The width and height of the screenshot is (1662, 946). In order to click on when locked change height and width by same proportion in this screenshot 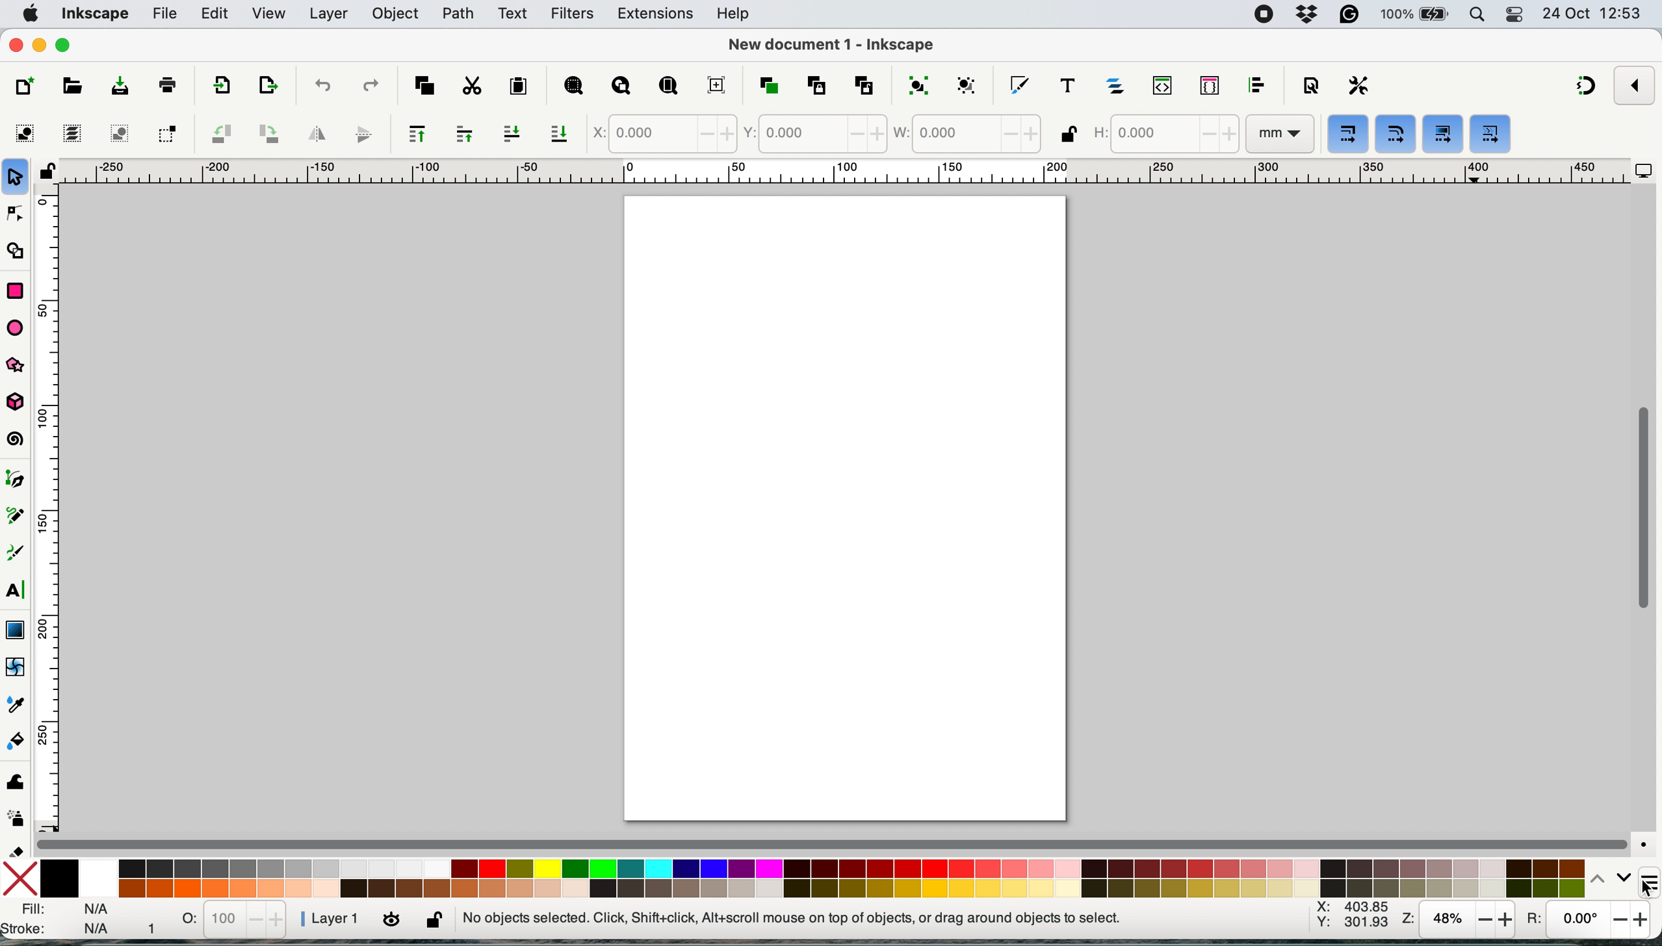, I will do `click(1066, 135)`.